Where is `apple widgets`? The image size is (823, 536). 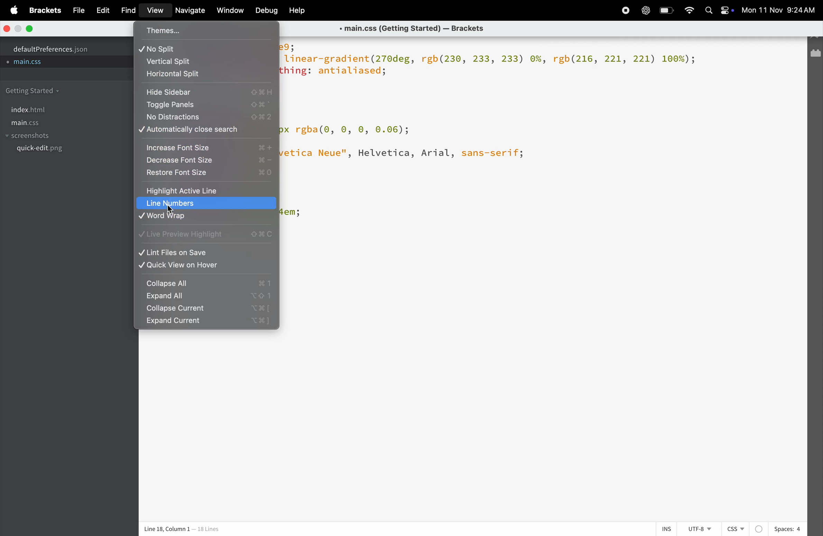 apple widgets is located at coordinates (718, 11).